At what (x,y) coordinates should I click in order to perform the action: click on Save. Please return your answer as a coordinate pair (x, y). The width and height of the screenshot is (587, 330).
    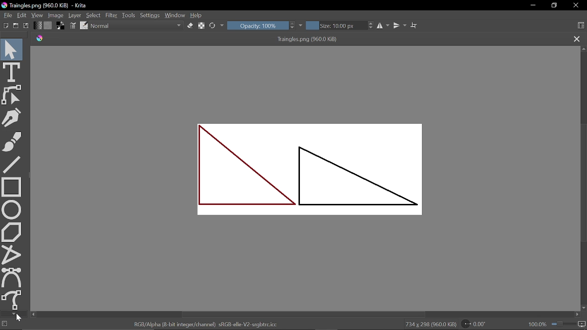
    Looking at the image, I should click on (27, 26).